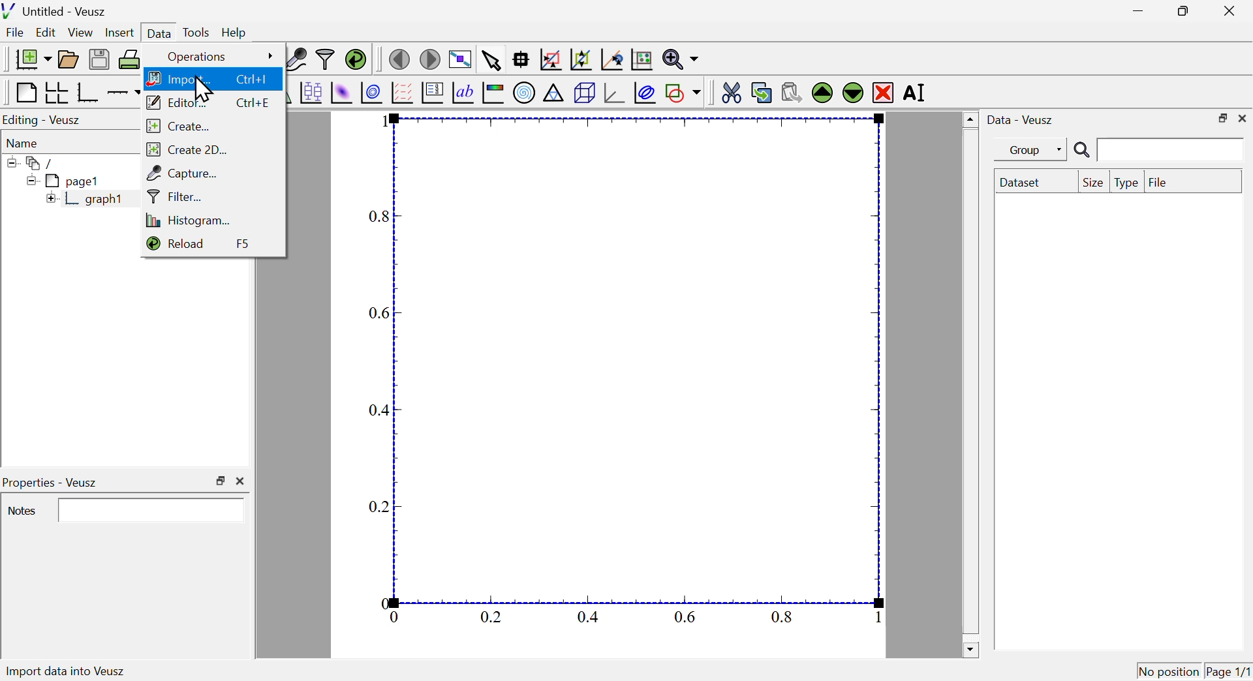 This screenshot has height=681, width=1253. What do you see at coordinates (613, 59) in the screenshot?
I see `recenter graph axes` at bounding box center [613, 59].